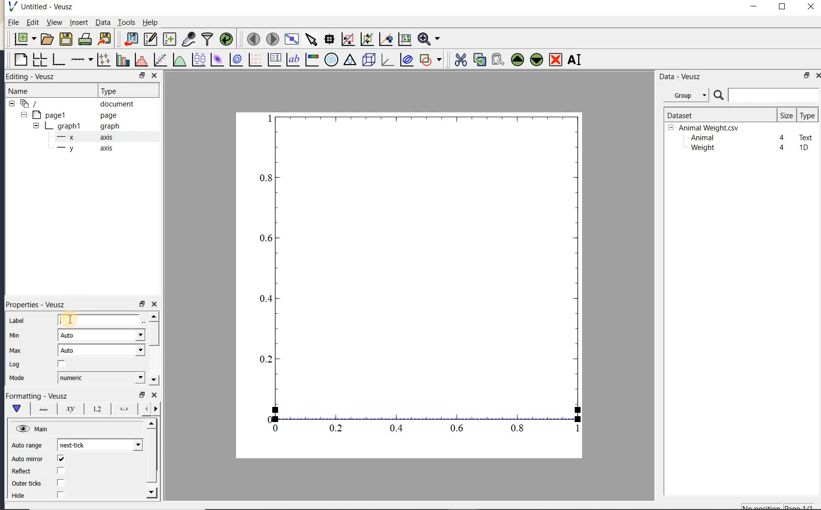 The height and width of the screenshot is (510, 821). I want to click on plot a 2d dataset as contours, so click(235, 59).